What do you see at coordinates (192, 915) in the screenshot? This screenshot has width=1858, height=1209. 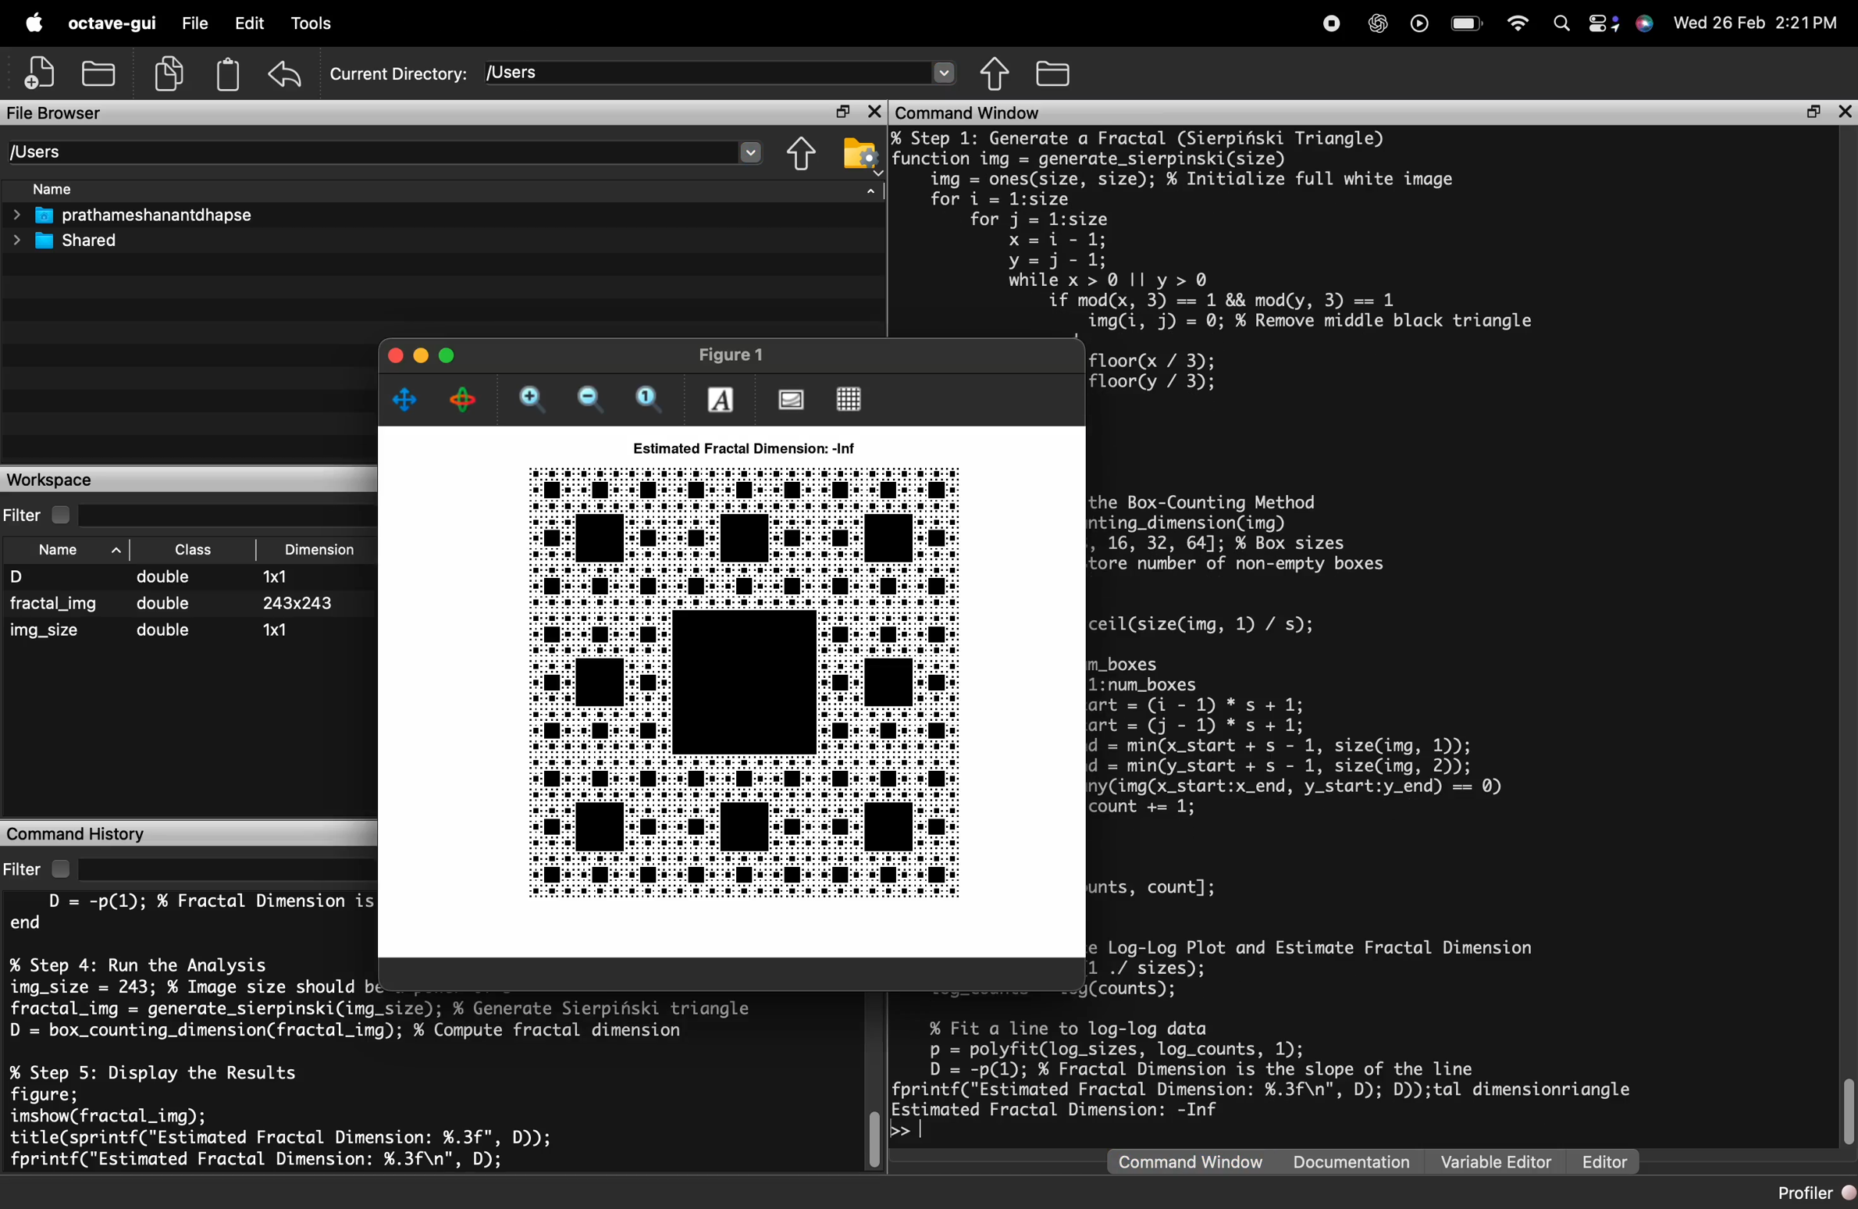 I see `code` at bounding box center [192, 915].